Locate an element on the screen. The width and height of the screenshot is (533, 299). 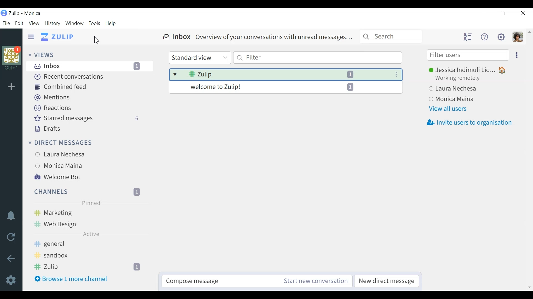
View all users is located at coordinates (447, 110).